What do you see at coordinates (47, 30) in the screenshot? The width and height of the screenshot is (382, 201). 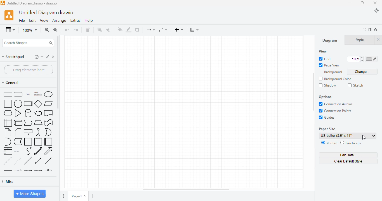 I see `zoom in` at bounding box center [47, 30].